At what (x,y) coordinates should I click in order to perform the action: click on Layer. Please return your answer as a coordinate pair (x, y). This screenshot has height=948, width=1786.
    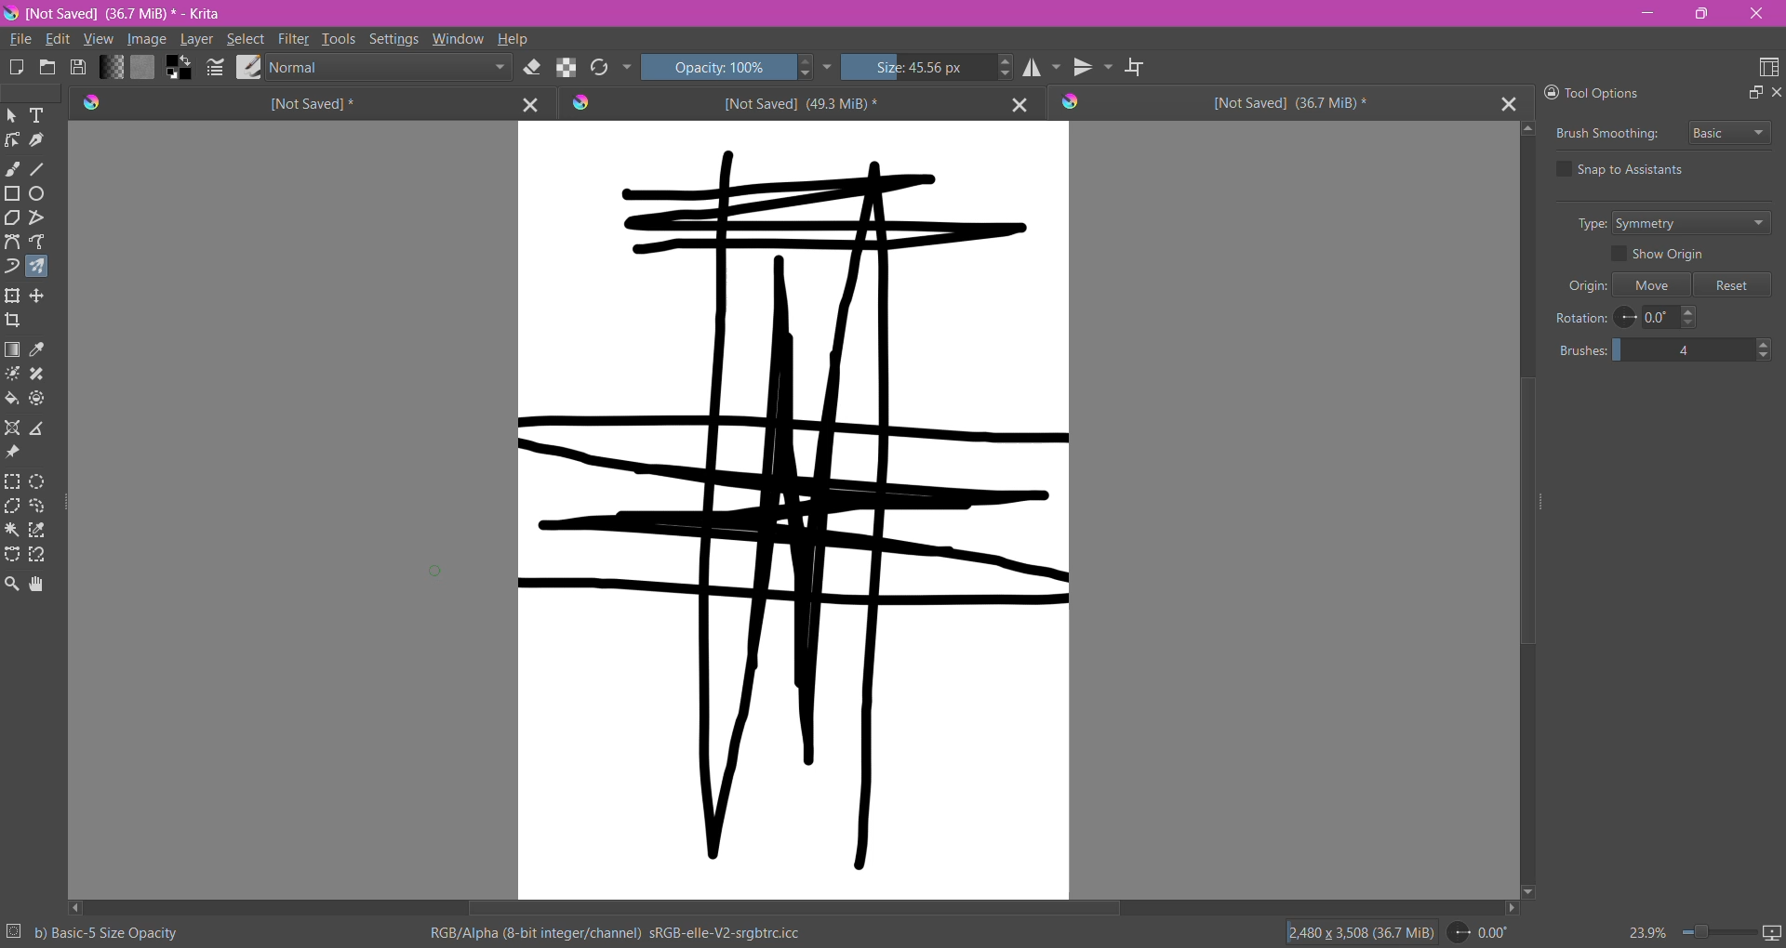
    Looking at the image, I should click on (195, 41).